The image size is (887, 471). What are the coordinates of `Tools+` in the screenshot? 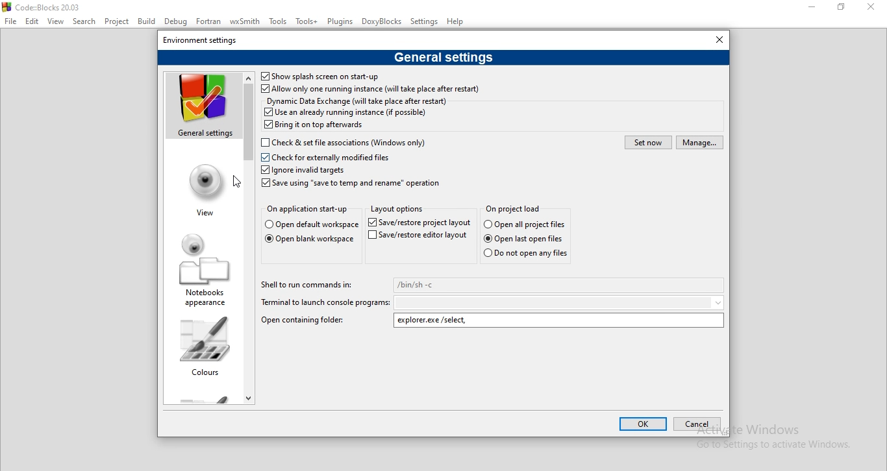 It's located at (307, 22).